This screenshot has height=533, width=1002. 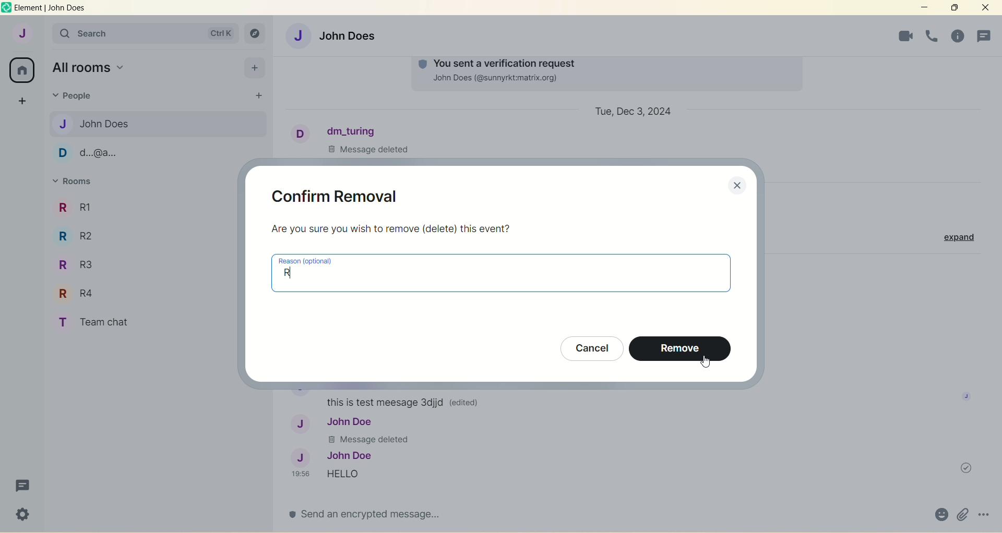 I want to click on R R2, so click(x=82, y=236).